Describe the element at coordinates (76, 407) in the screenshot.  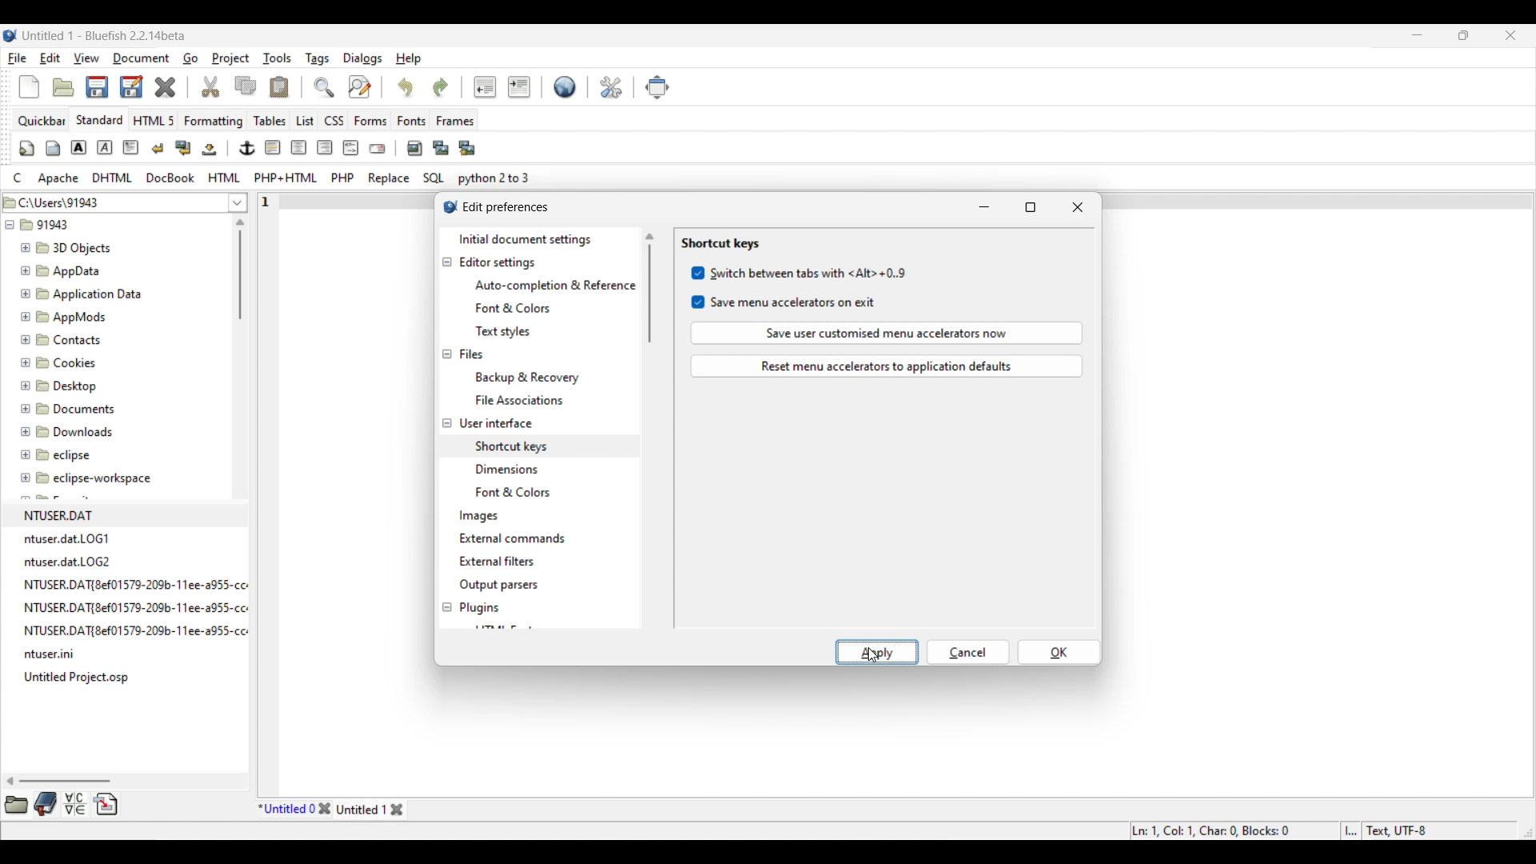
I see `Documents` at that location.